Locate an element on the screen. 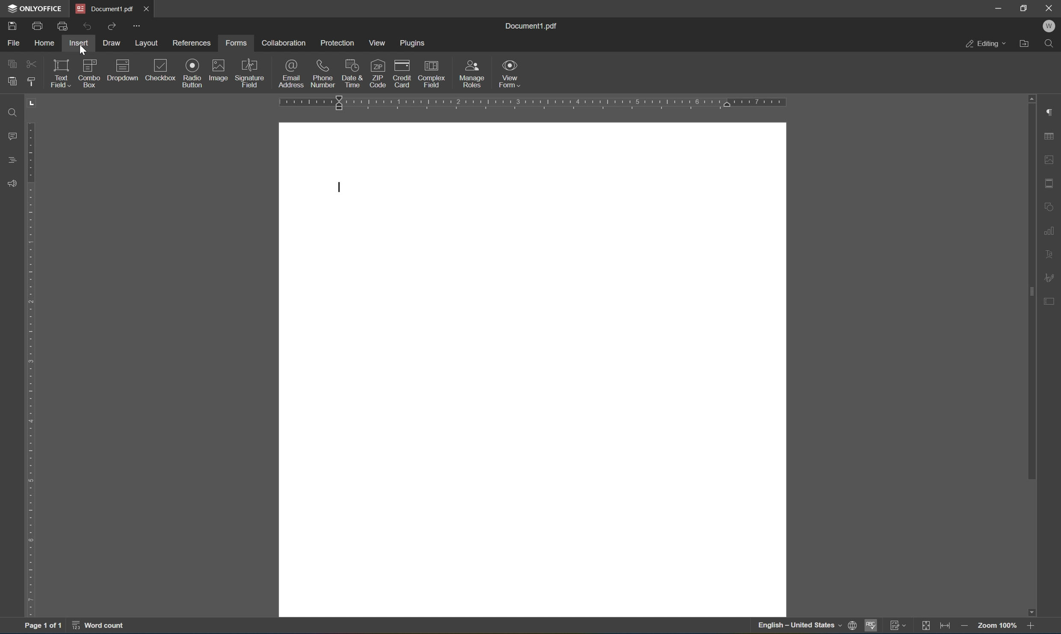 Image resolution: width=1061 pixels, height=634 pixels. file is located at coordinates (11, 43).